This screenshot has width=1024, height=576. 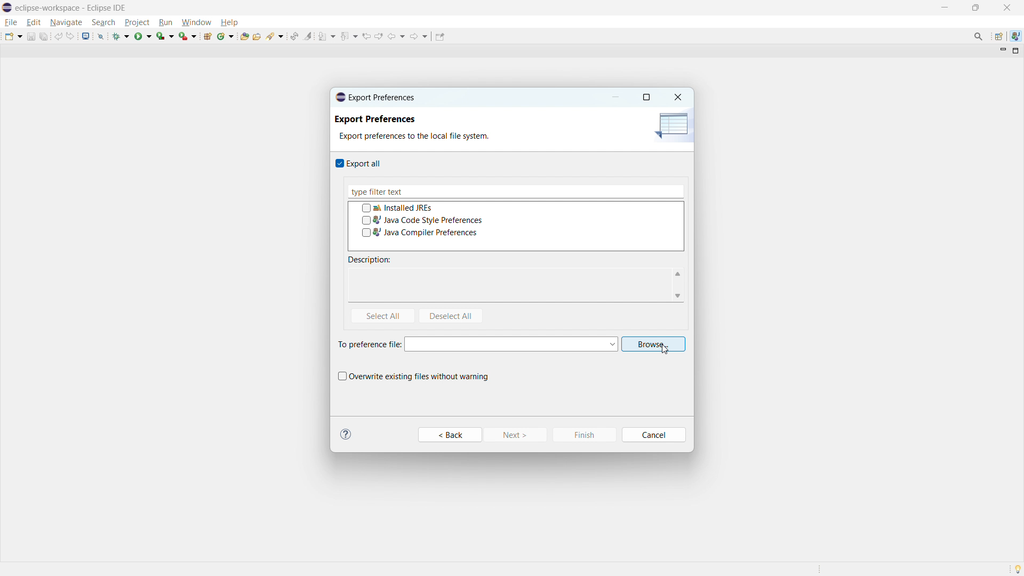 I want to click on Export preferences to the local file system, so click(x=425, y=139).